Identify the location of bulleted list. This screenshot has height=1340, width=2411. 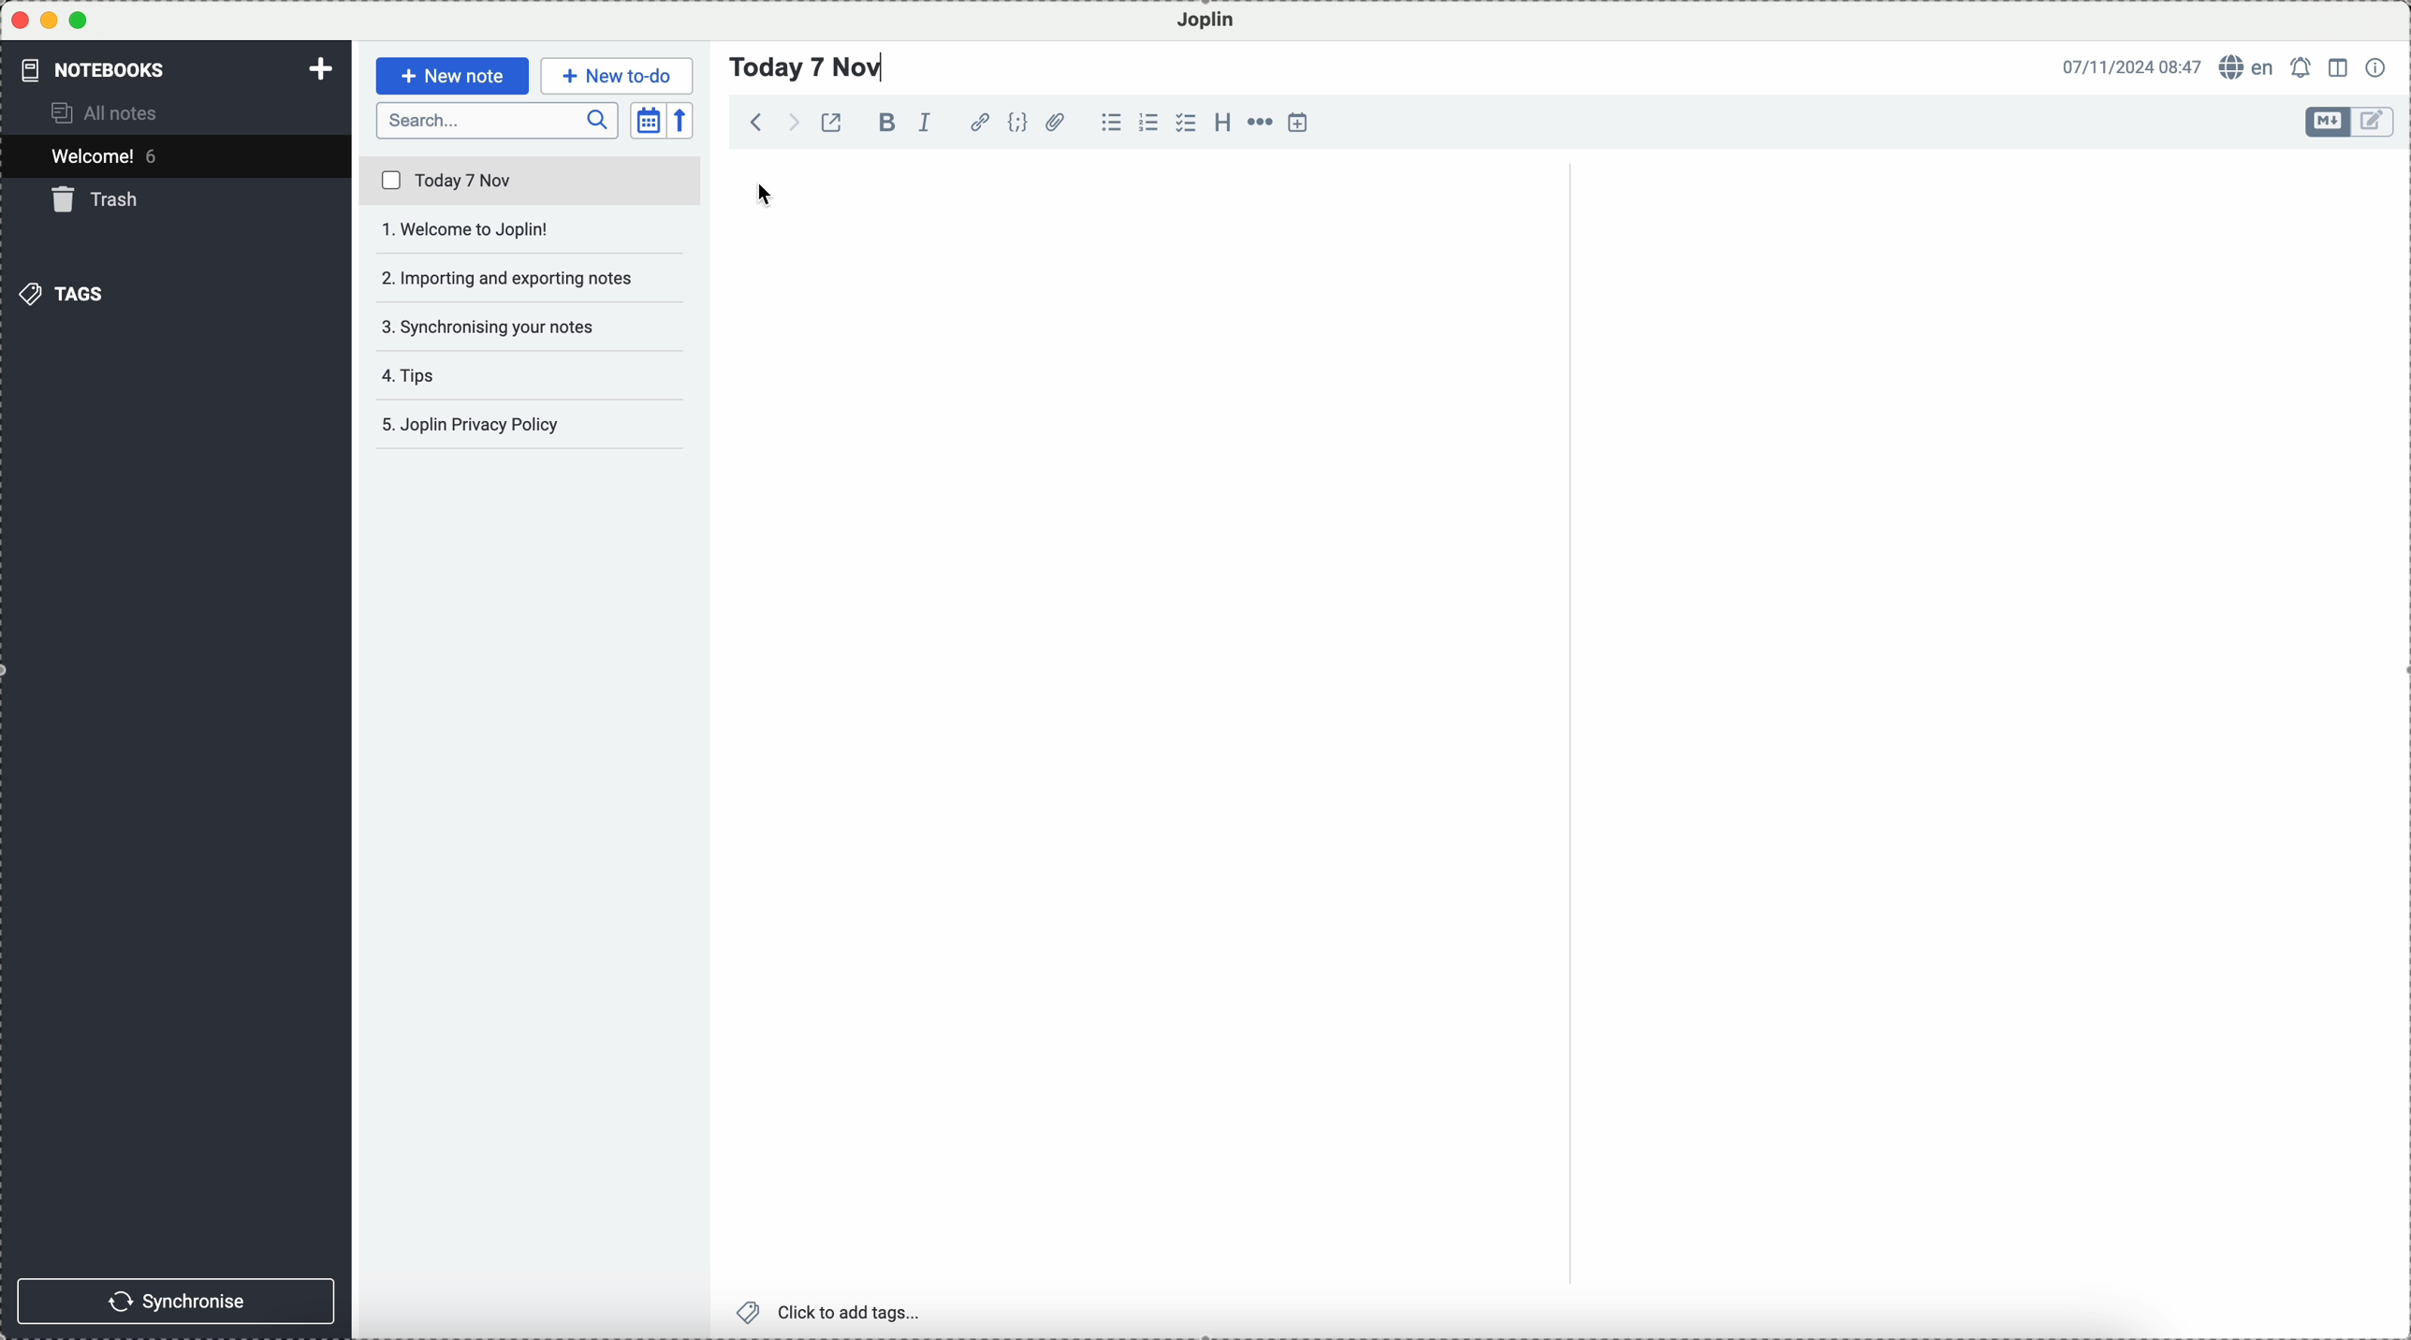
(1111, 123).